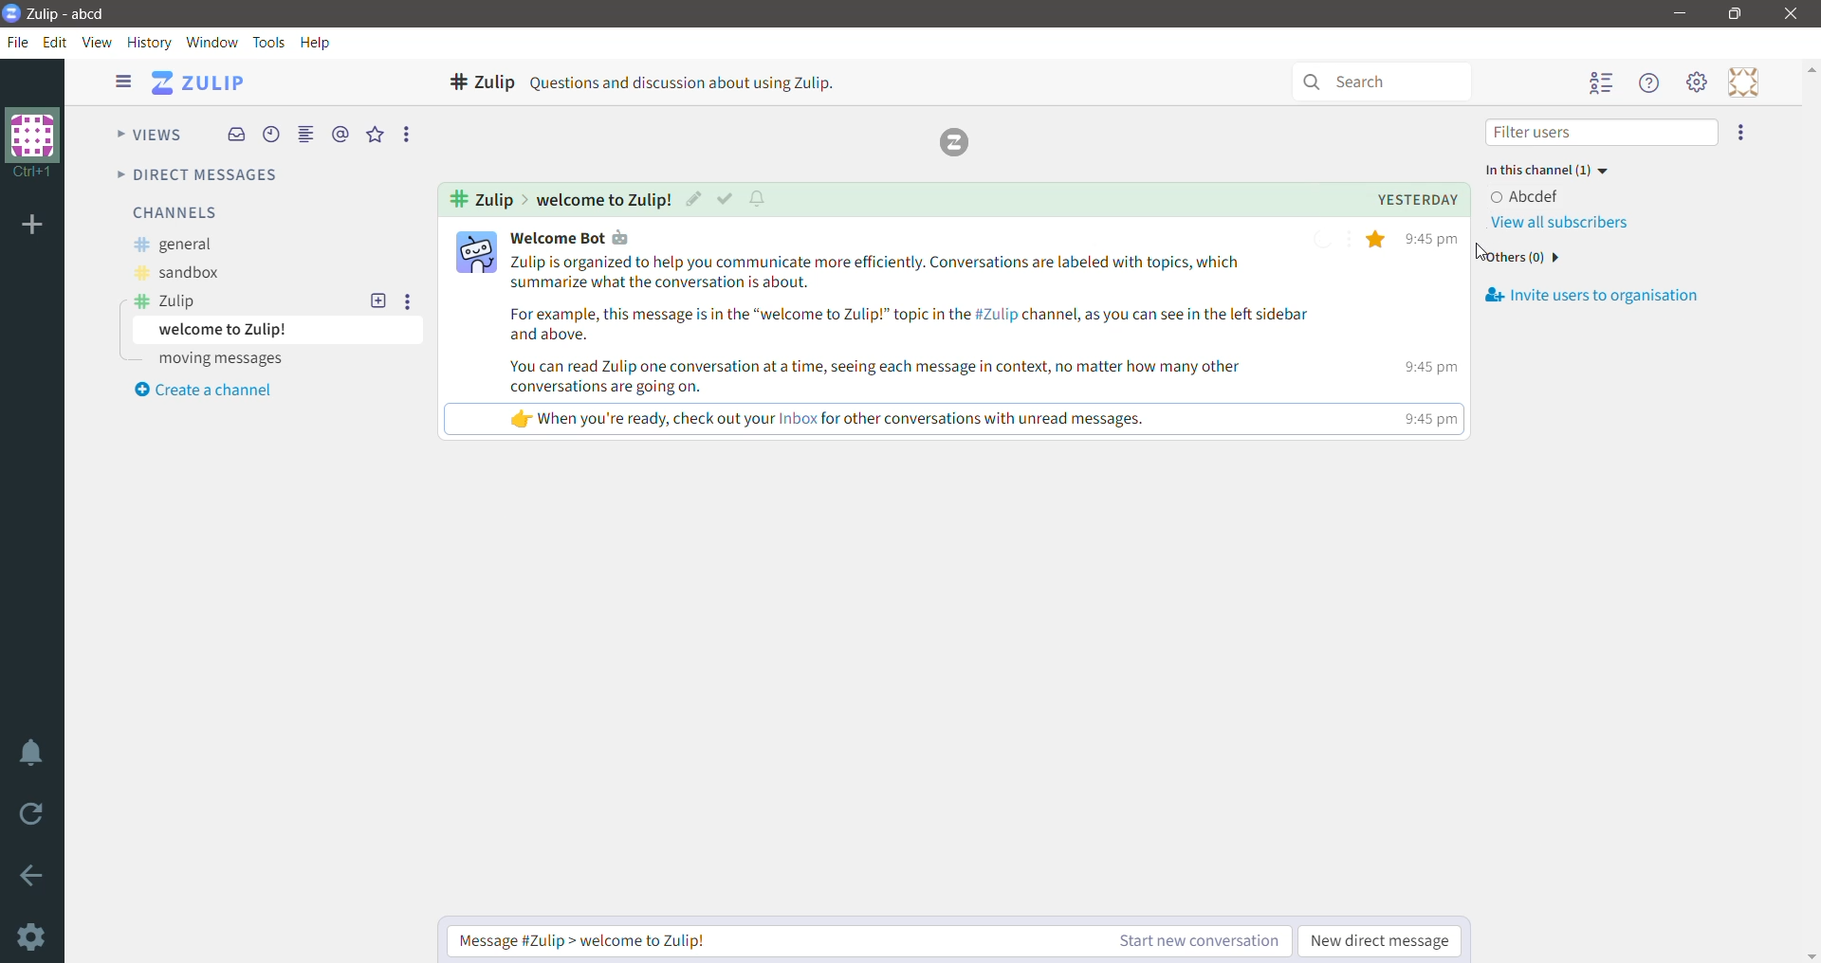 The width and height of the screenshot is (1821, 963). I want to click on Application Name - Organization Name, so click(73, 14).